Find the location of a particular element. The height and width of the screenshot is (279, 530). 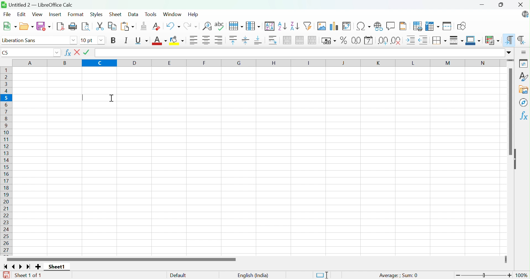

Show draw functions is located at coordinates (461, 26).